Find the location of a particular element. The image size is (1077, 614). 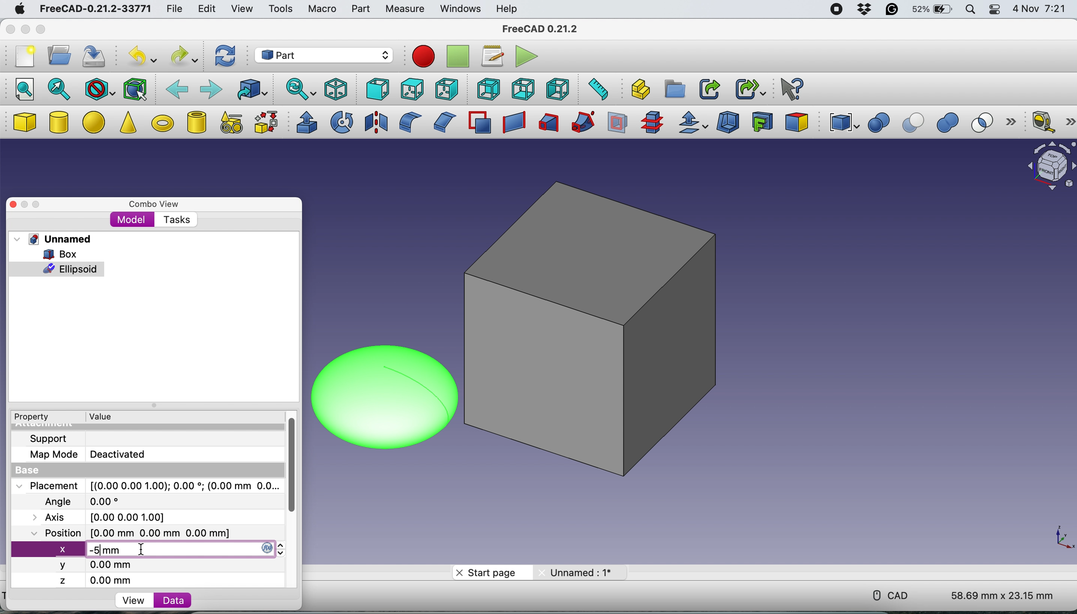

workbench is located at coordinates (323, 55).